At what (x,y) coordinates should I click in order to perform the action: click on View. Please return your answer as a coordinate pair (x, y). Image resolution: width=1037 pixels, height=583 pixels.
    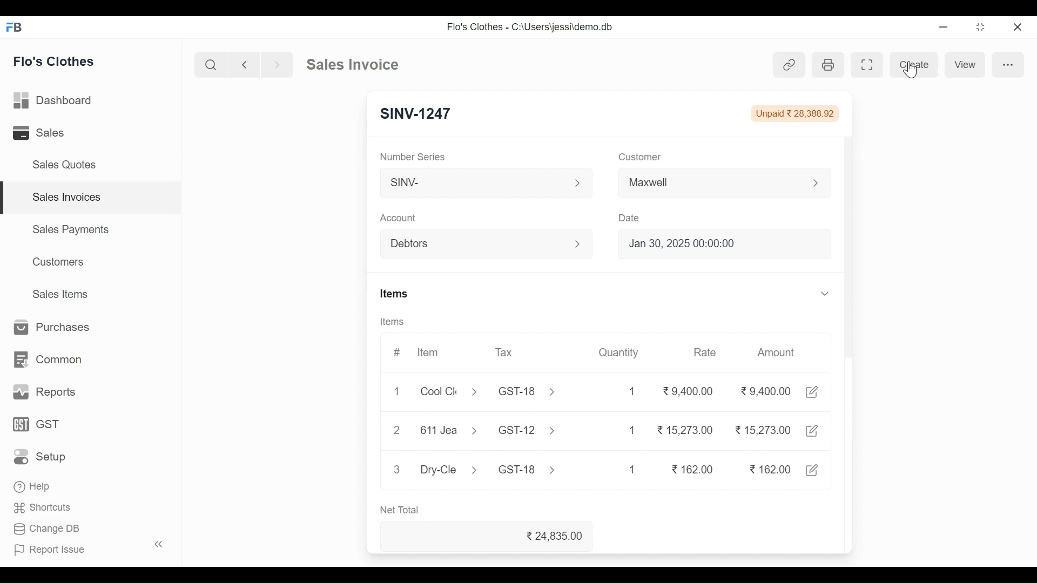
    Looking at the image, I should click on (964, 65).